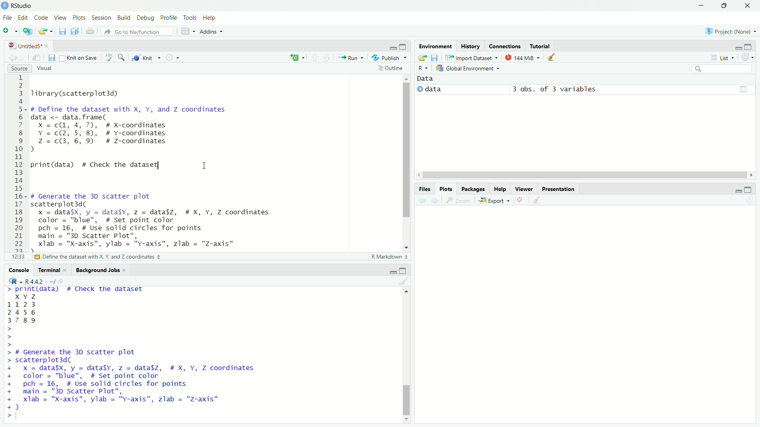  What do you see at coordinates (23, 58) in the screenshot?
I see `go forward to the next source location` at bounding box center [23, 58].